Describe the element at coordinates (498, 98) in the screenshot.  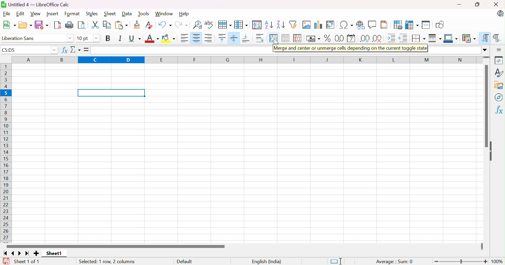
I see `Navigator` at that location.